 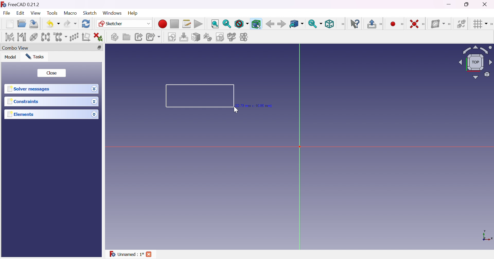 I want to click on Windows, so click(x=112, y=13).